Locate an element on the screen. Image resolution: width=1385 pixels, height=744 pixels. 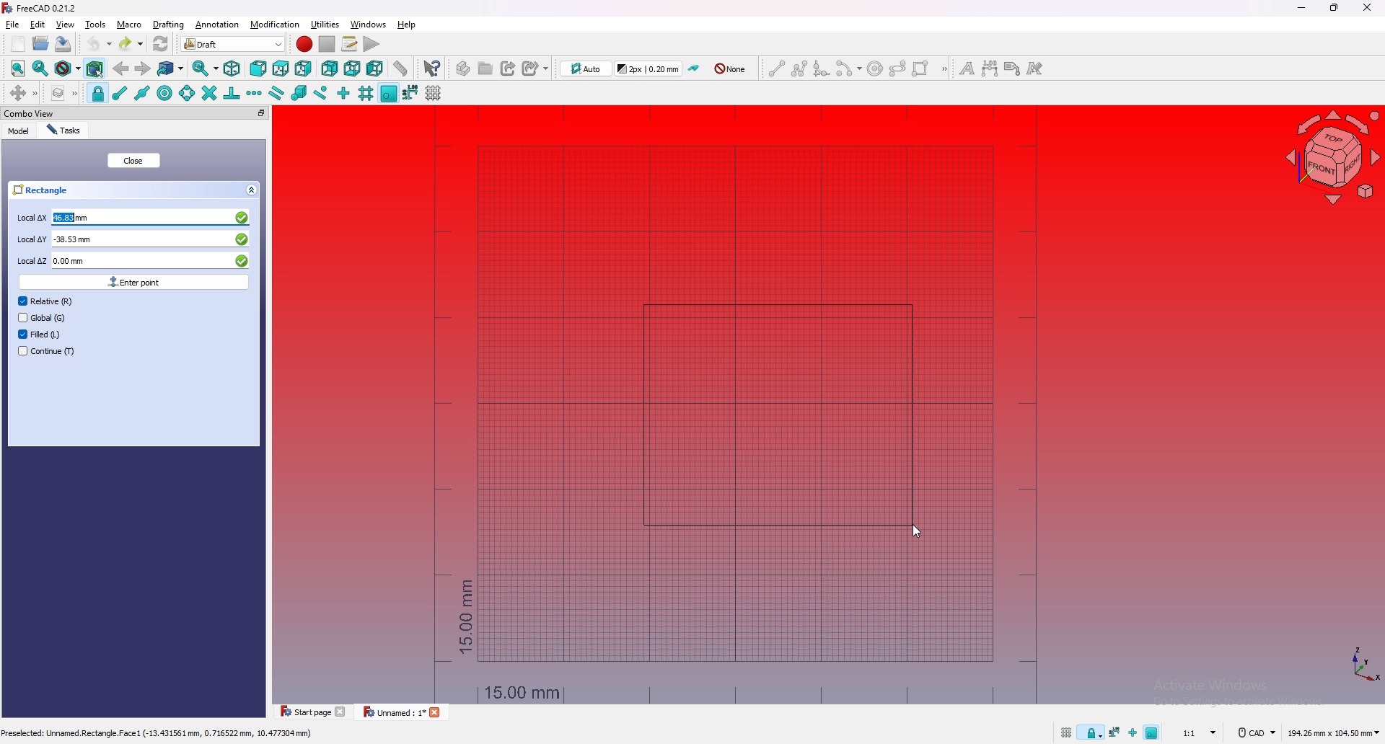
execute macro is located at coordinates (371, 44).